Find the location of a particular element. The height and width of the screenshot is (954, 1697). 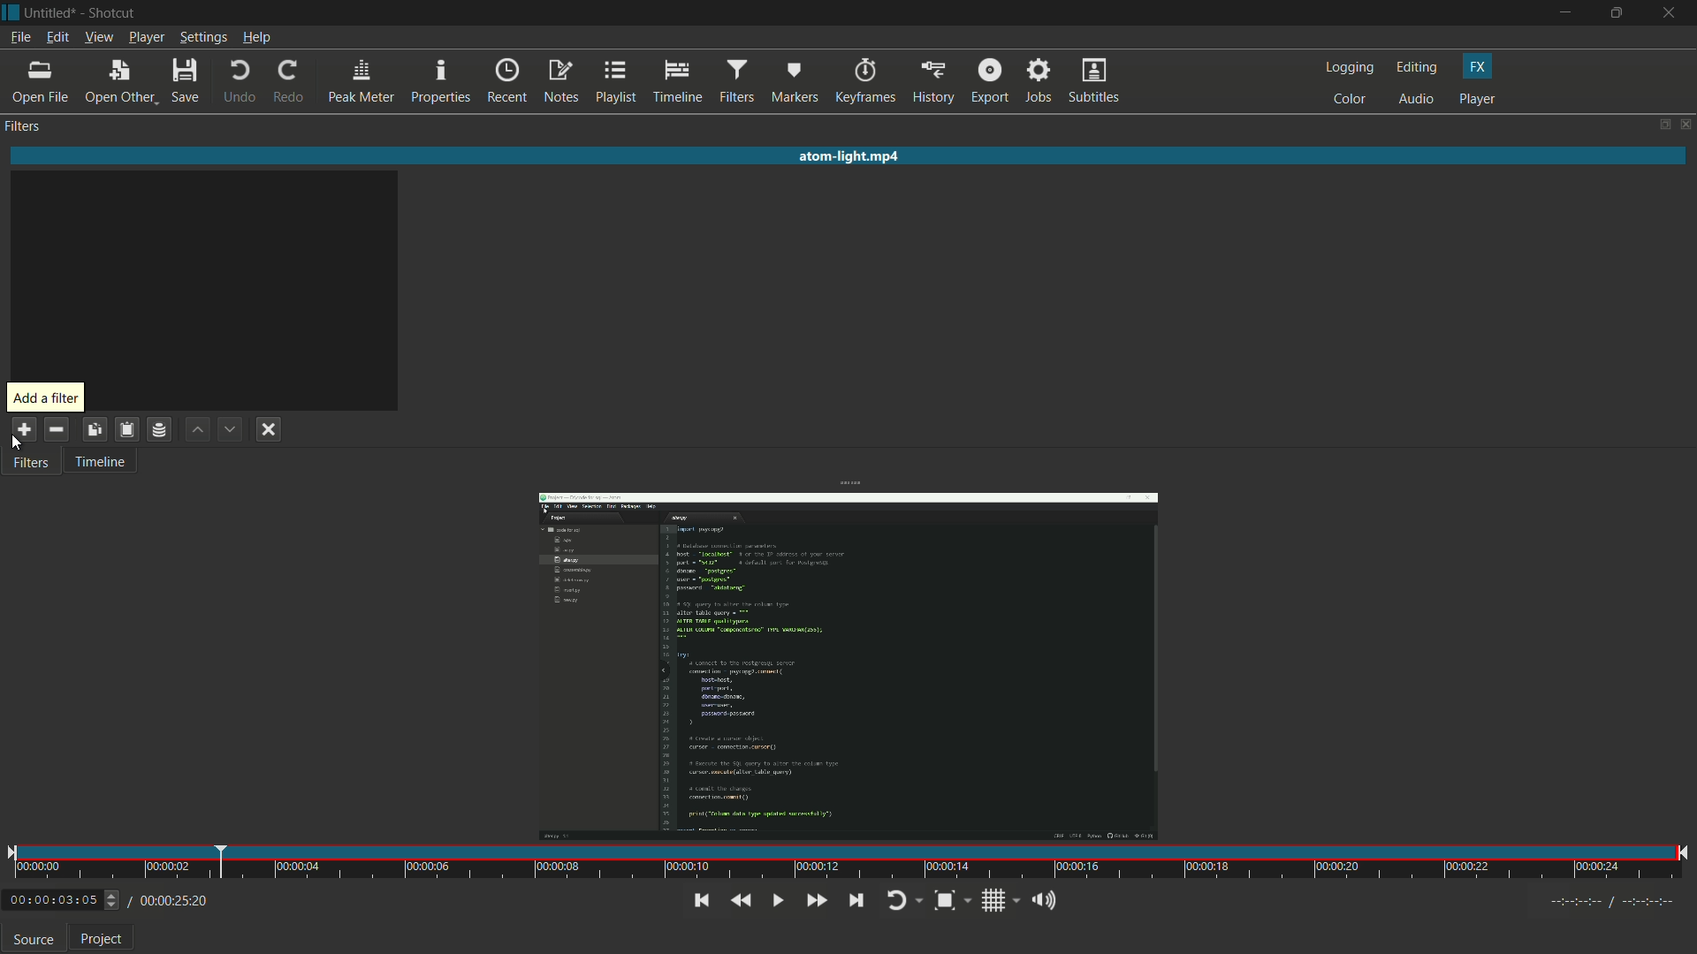

player menu is located at coordinates (146, 38).